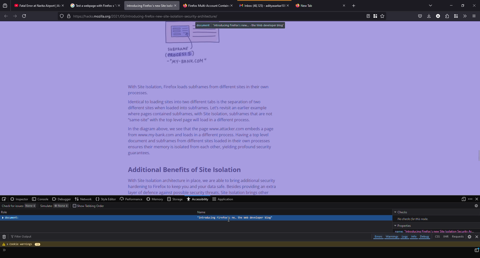 The image size is (480, 258). What do you see at coordinates (437, 16) in the screenshot?
I see `profile` at bounding box center [437, 16].